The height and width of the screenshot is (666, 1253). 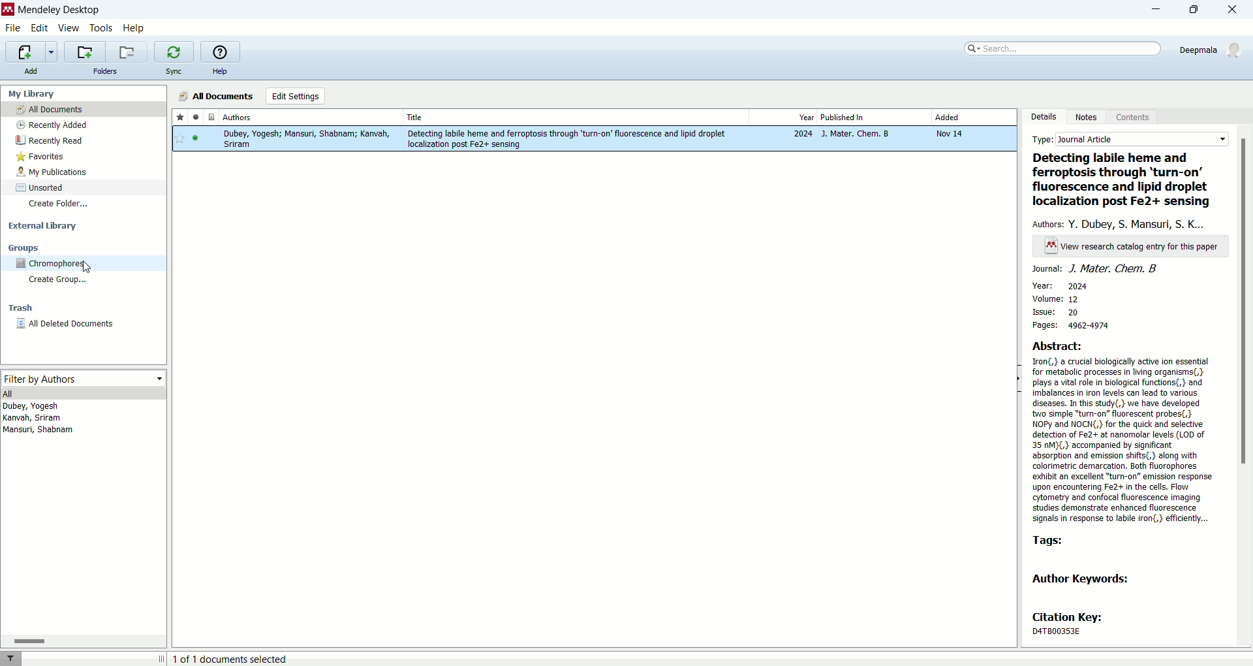 What do you see at coordinates (173, 73) in the screenshot?
I see `sync` at bounding box center [173, 73].